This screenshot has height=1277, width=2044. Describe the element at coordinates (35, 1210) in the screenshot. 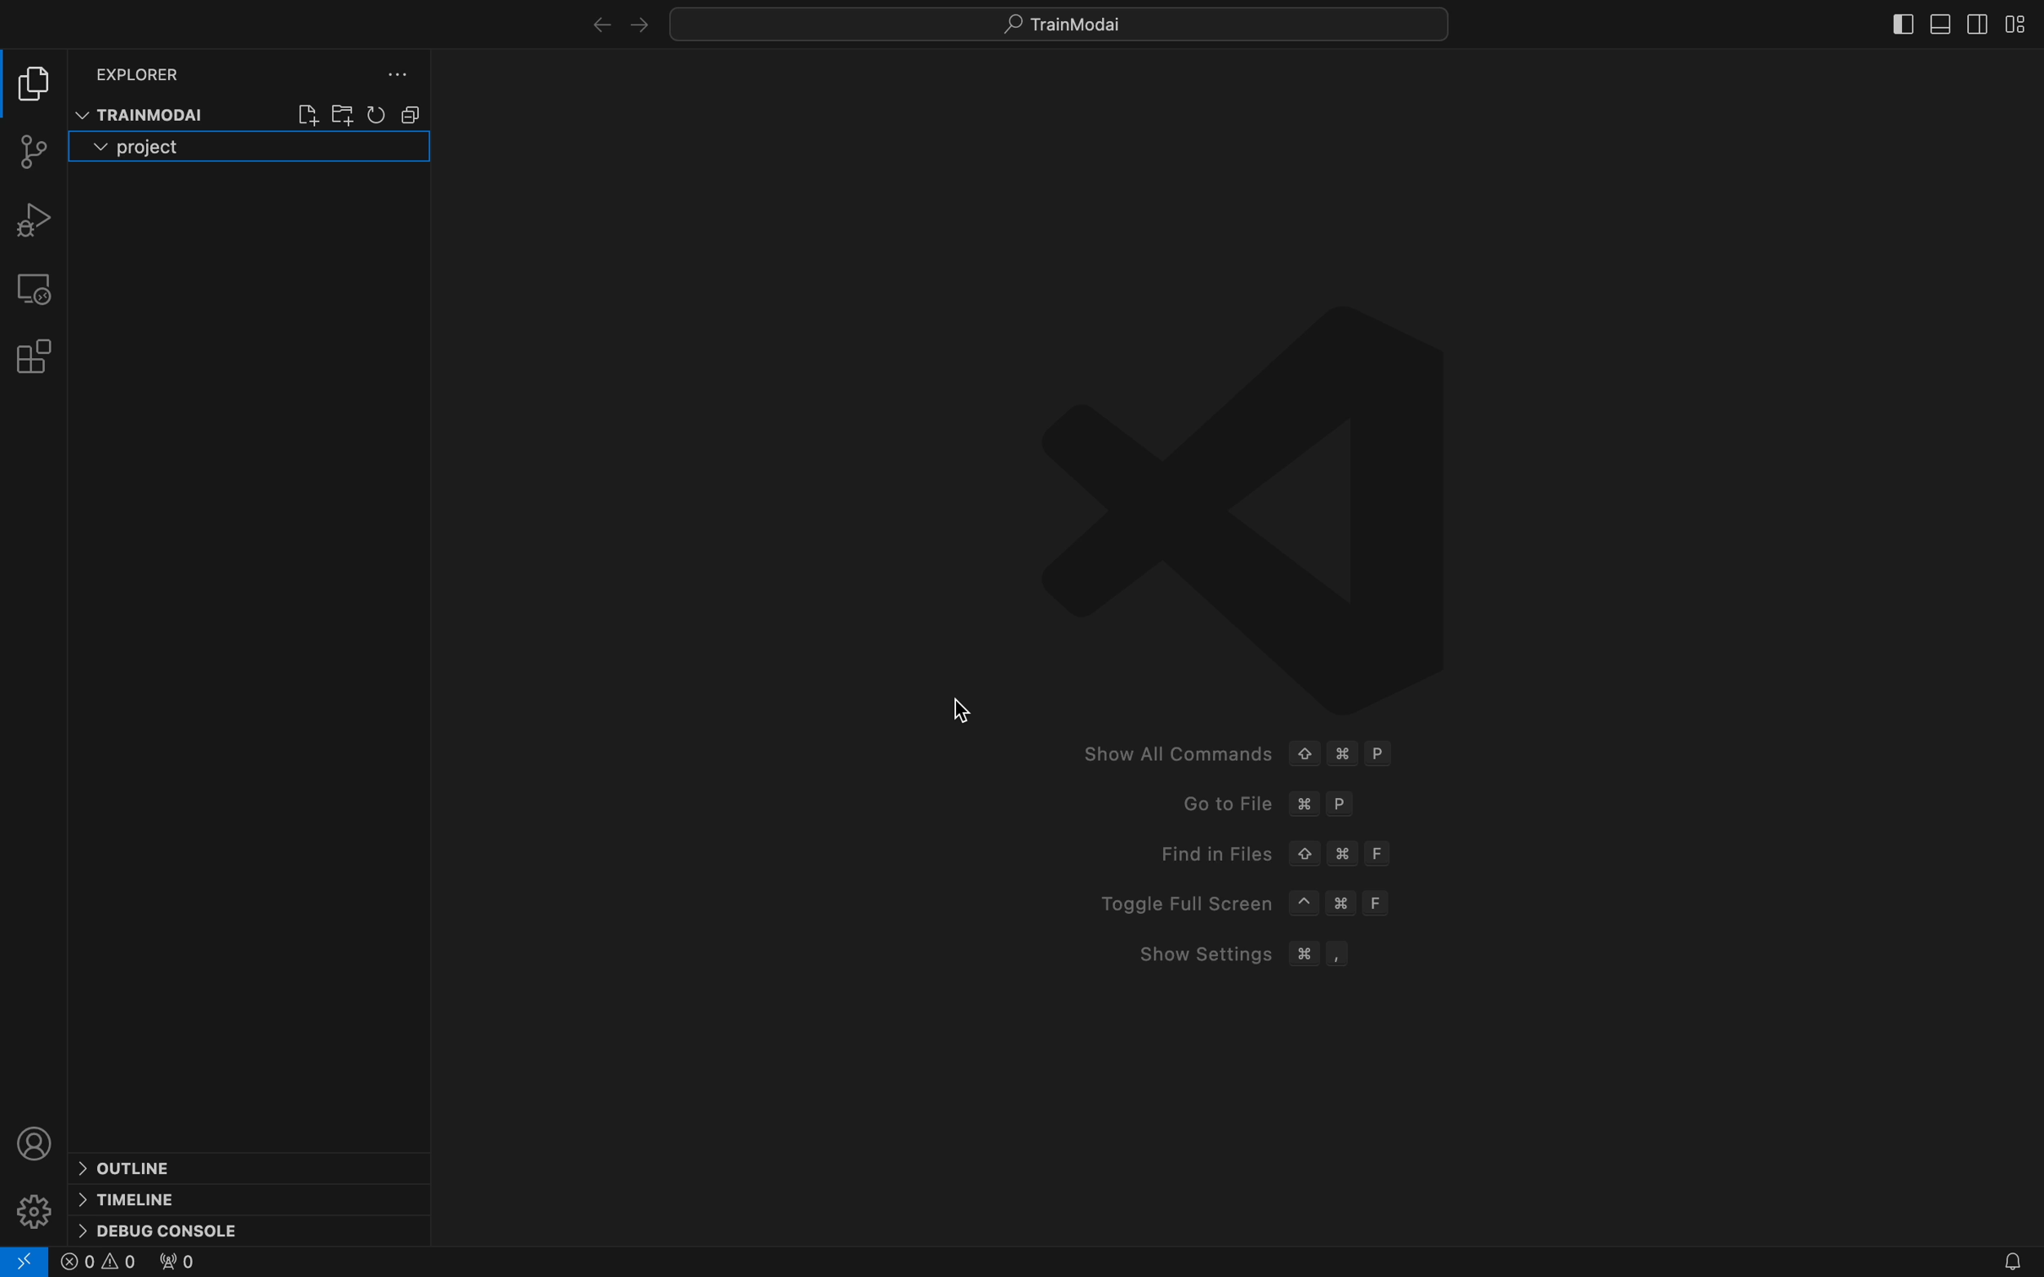

I see `settingd` at that location.